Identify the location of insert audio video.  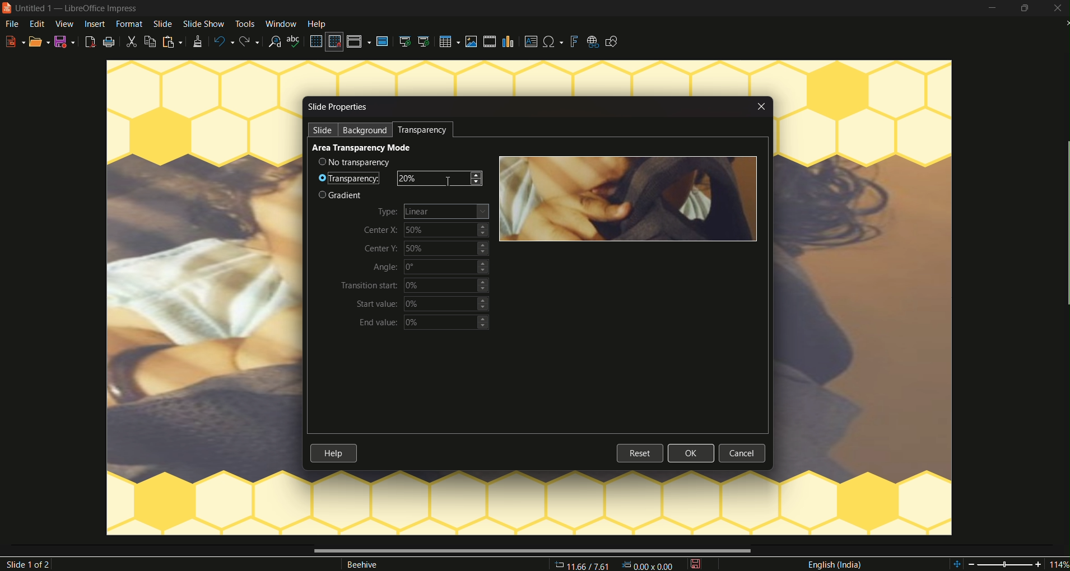
(491, 41).